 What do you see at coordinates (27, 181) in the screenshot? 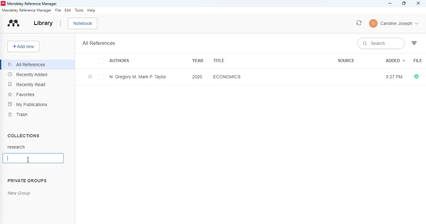
I see `private groups` at bounding box center [27, 181].